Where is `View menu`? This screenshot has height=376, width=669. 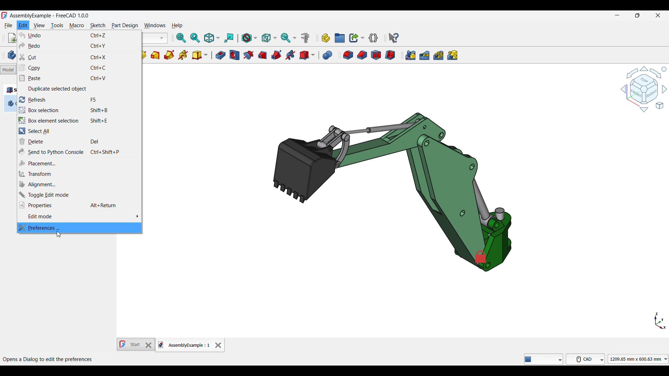
View menu is located at coordinates (39, 25).